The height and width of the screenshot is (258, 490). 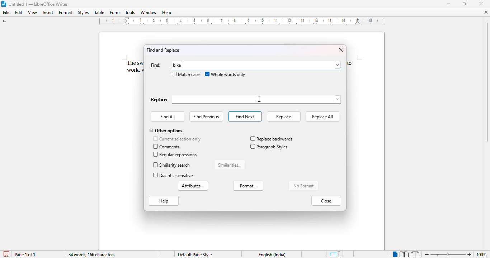 I want to click on current selection only, so click(x=177, y=139).